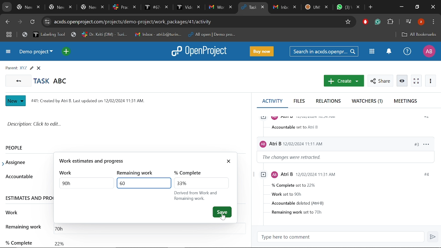  Describe the element at coordinates (328, 102) in the screenshot. I see `Relations` at that location.